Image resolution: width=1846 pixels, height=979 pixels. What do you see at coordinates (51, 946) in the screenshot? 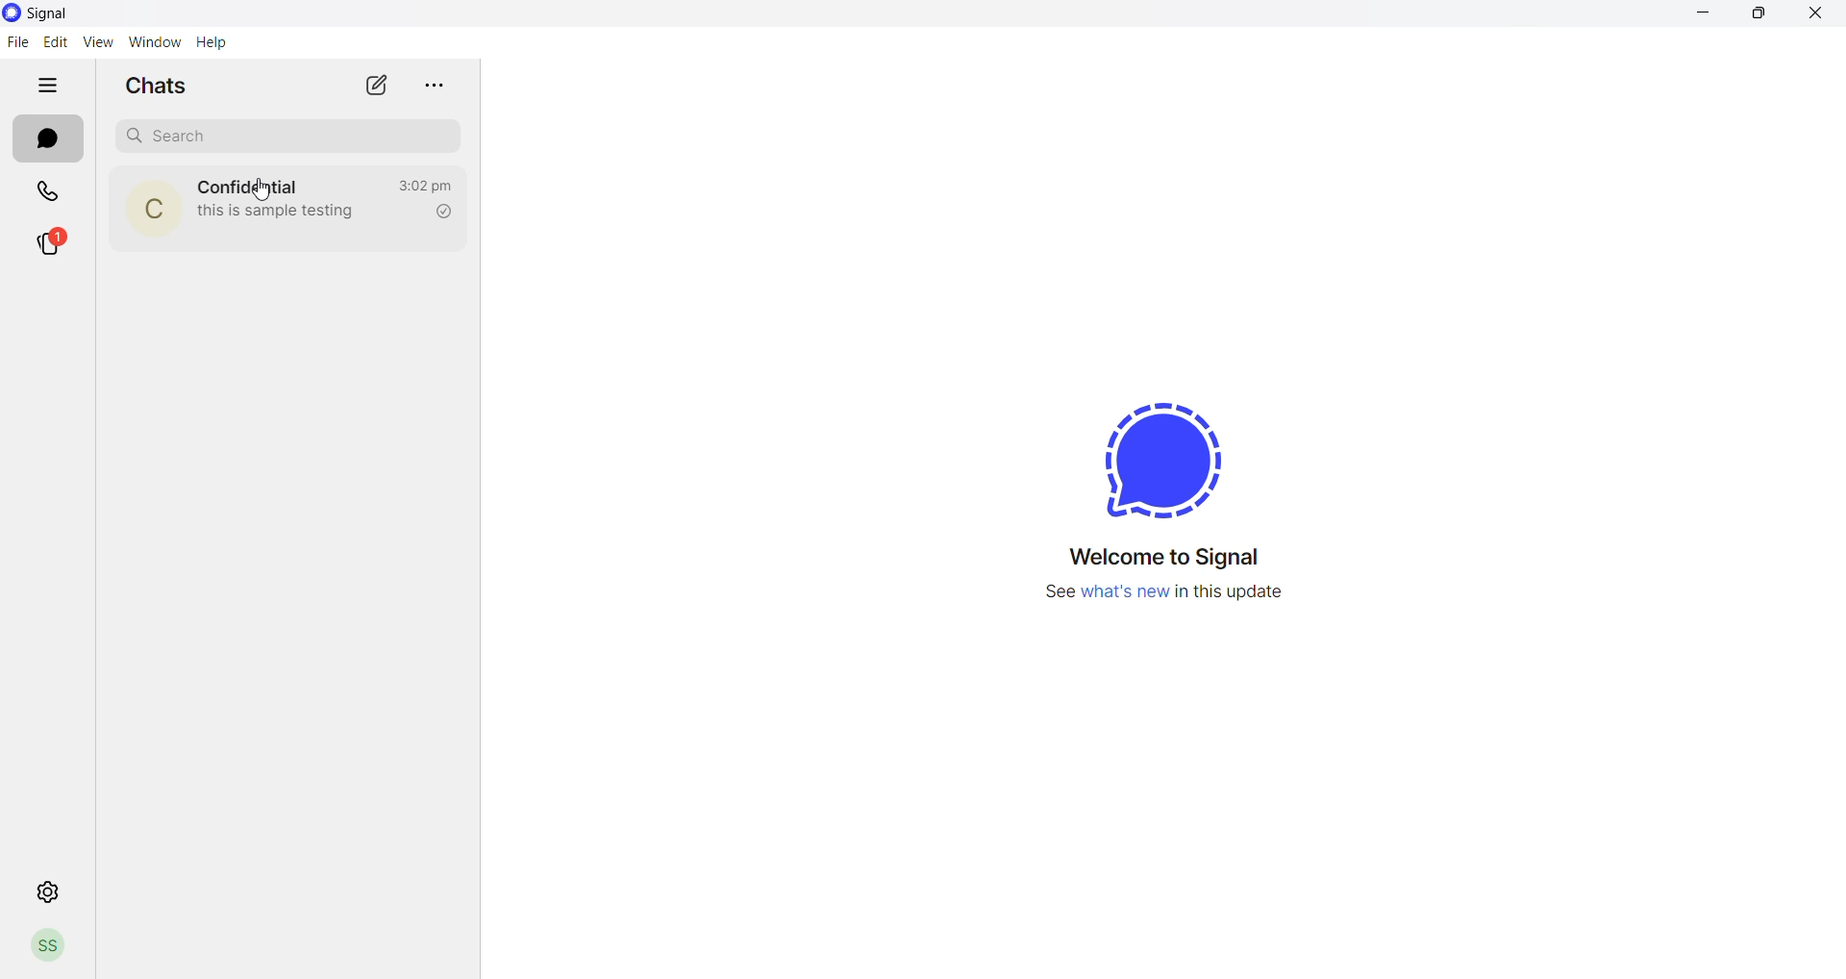
I see `profile` at bounding box center [51, 946].